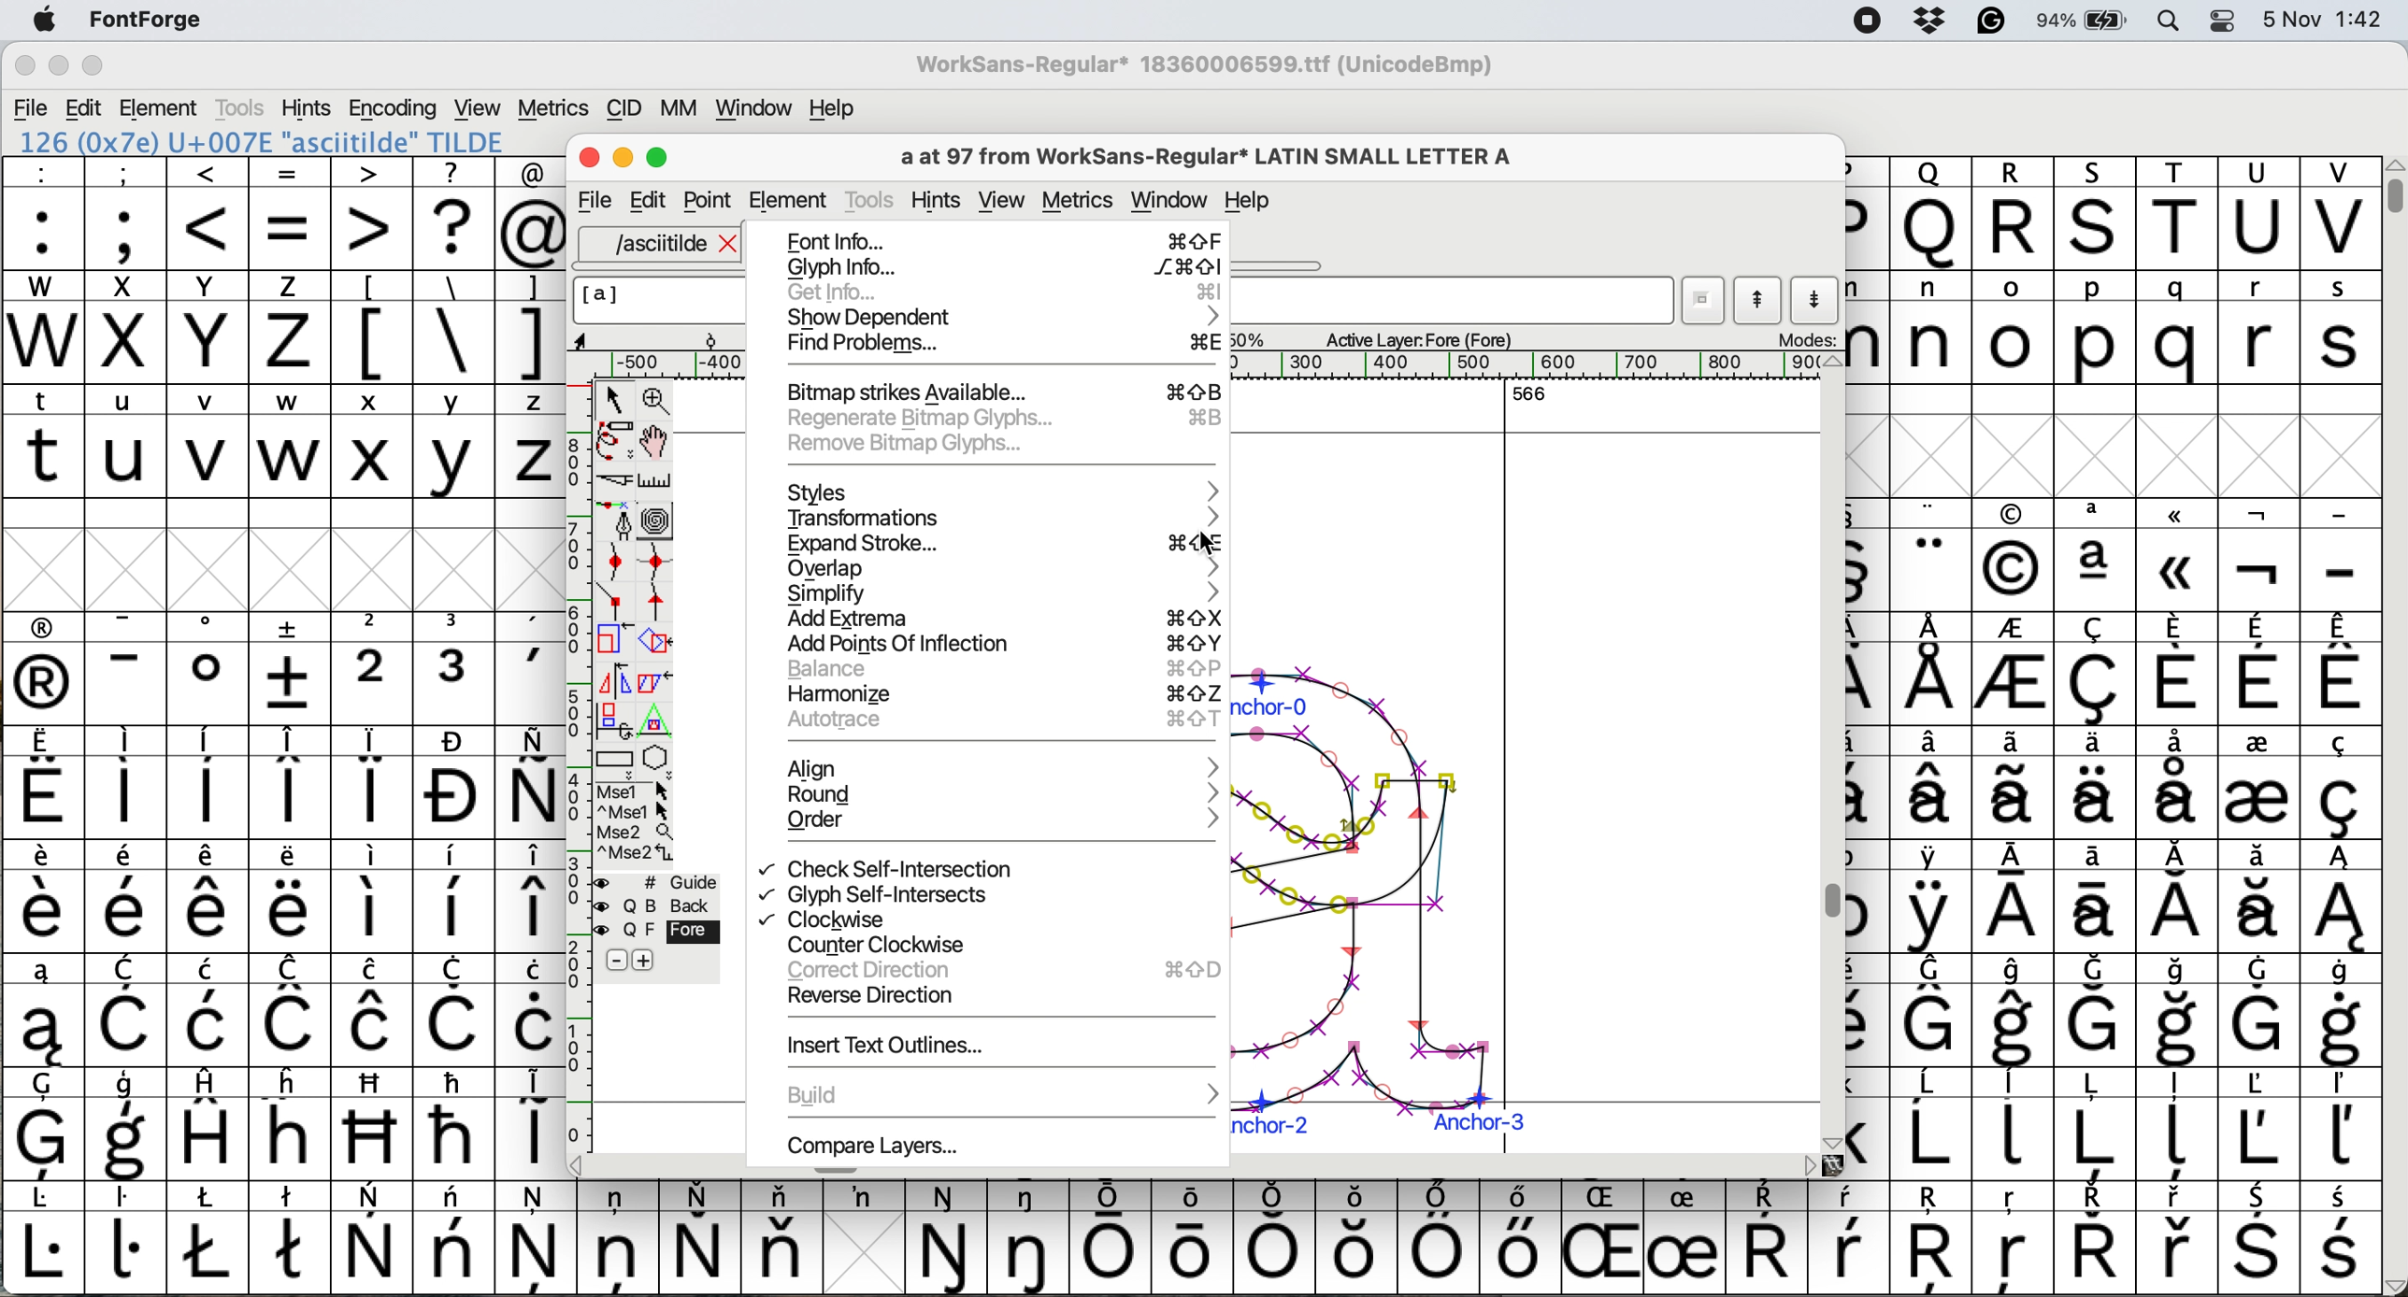 The image size is (2408, 1297). I want to click on symbol, so click(2096, 897).